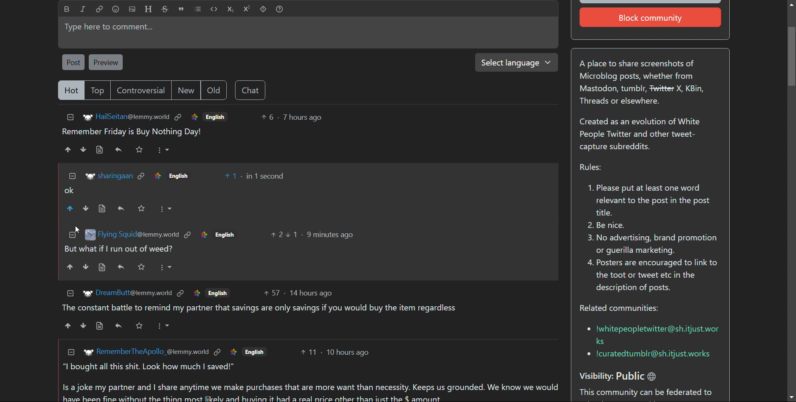 Image resolution: width=796 pixels, height=402 pixels. Describe the element at coordinates (255, 352) in the screenshot. I see `language` at that location.